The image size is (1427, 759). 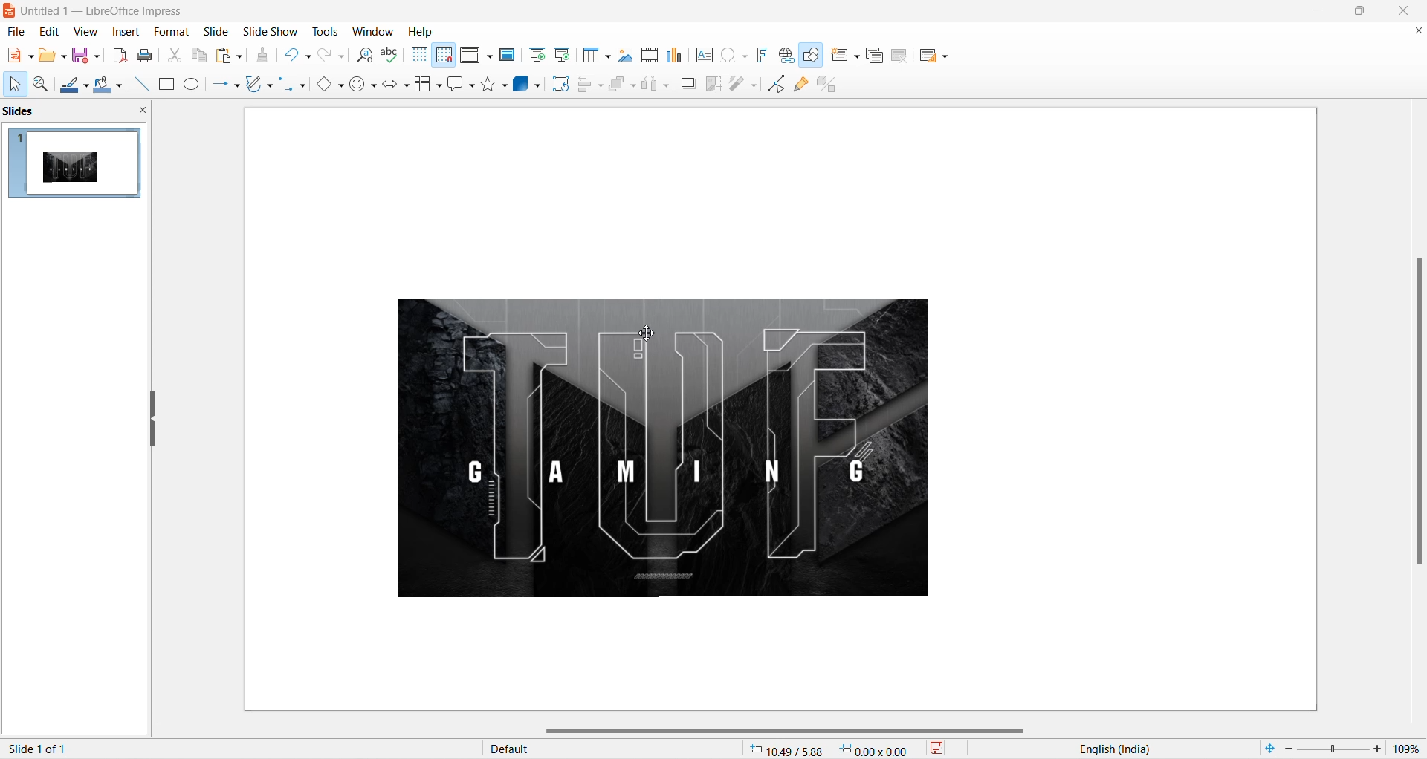 I want to click on table grid, so click(x=609, y=56).